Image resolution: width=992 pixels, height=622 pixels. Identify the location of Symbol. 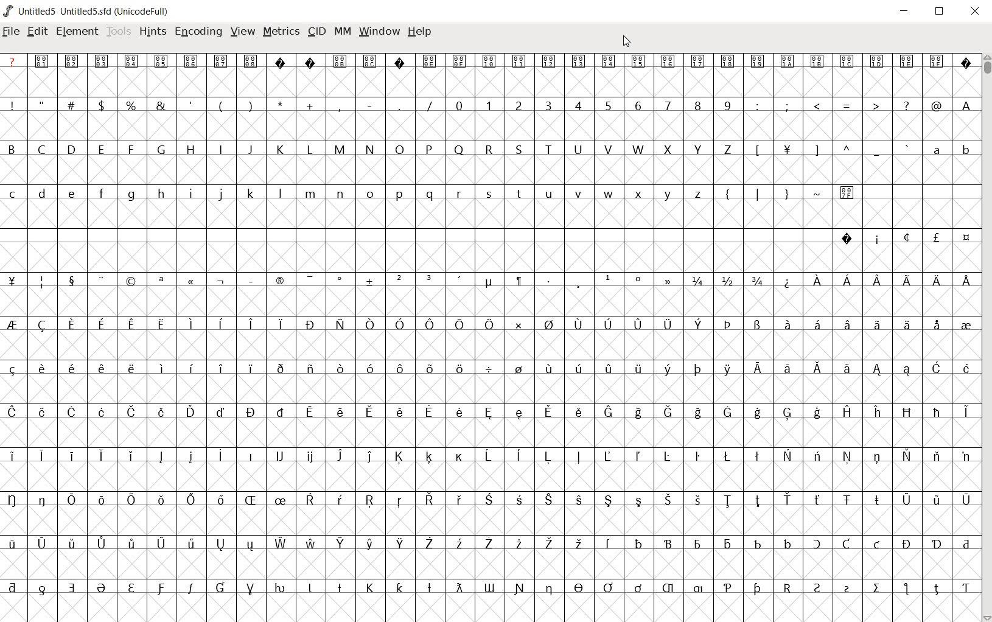
(489, 414).